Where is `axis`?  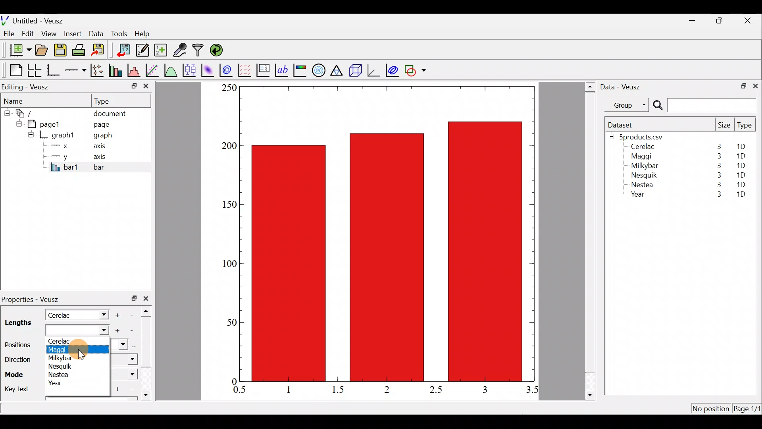 axis is located at coordinates (102, 147).